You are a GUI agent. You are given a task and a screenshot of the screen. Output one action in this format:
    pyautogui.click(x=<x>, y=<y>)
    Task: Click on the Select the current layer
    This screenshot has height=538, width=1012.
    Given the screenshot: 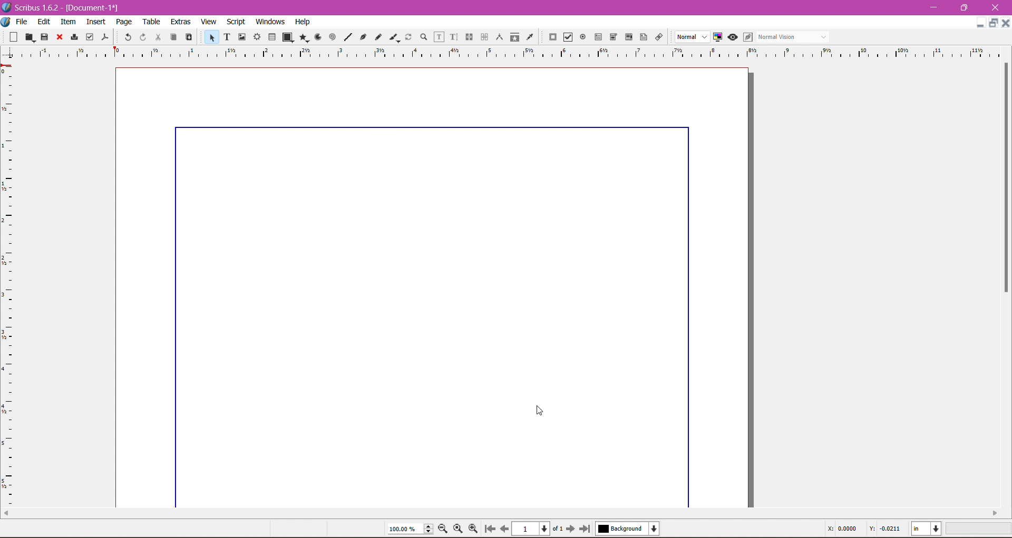 What is the action you would take?
    pyautogui.click(x=626, y=529)
    